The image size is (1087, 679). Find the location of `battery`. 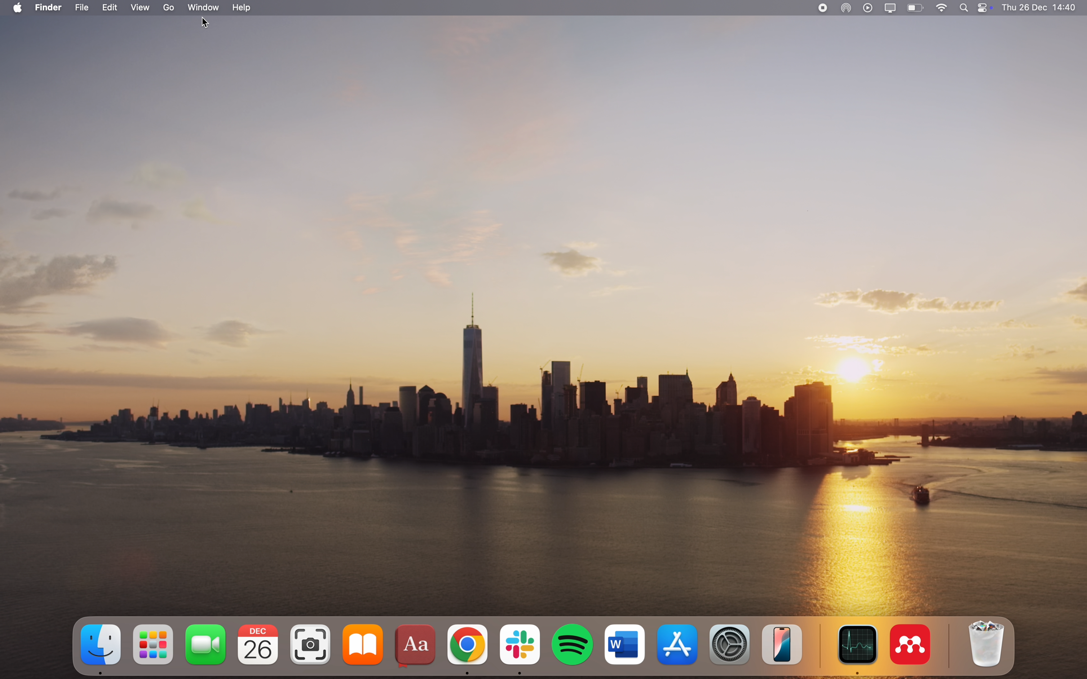

battery is located at coordinates (915, 8).